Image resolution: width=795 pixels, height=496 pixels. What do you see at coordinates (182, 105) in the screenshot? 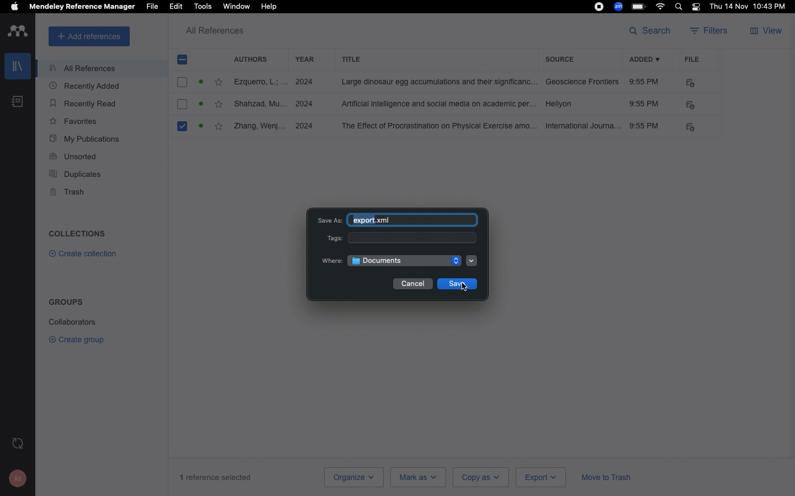
I see `checkbox` at bounding box center [182, 105].